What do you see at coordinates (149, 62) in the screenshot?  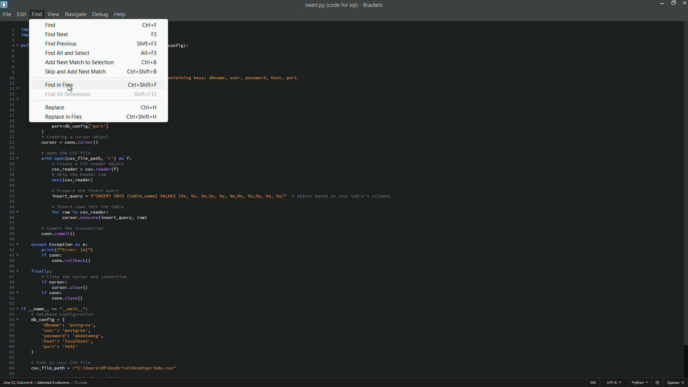 I see `keyboard shortcut` at bounding box center [149, 62].